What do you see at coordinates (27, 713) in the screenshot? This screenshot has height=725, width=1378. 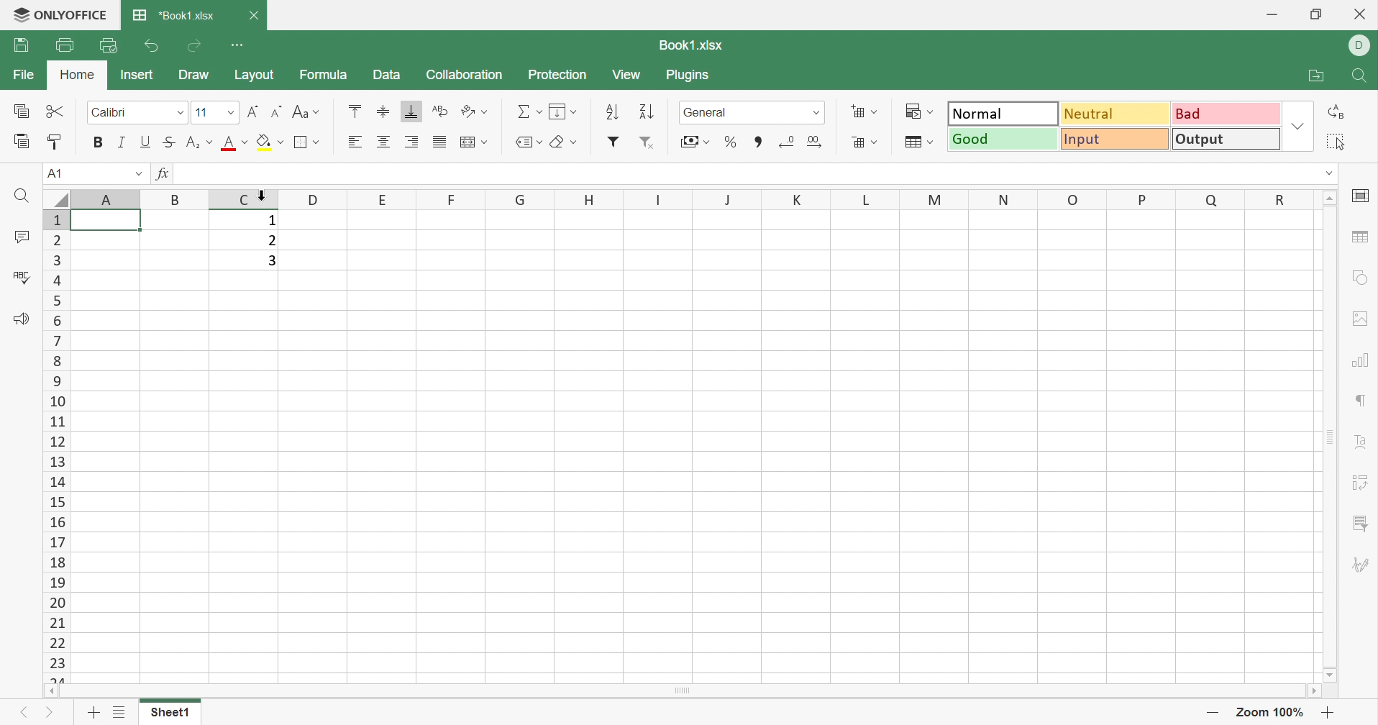 I see `Previous` at bounding box center [27, 713].